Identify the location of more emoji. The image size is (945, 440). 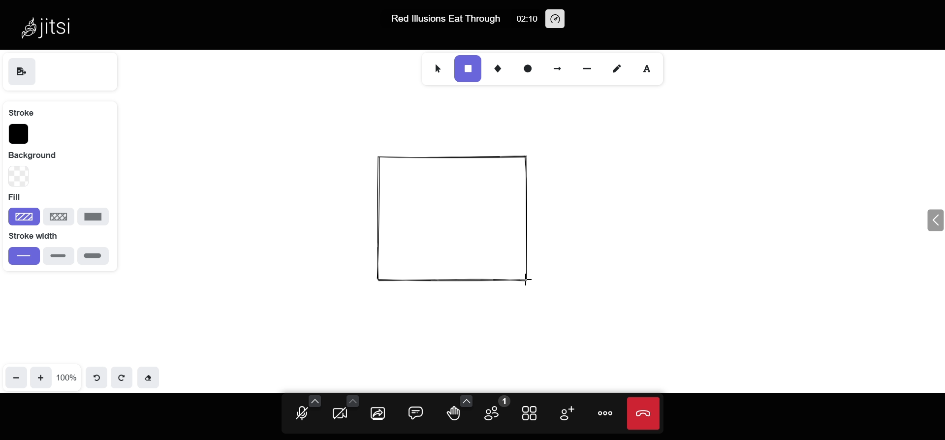
(467, 400).